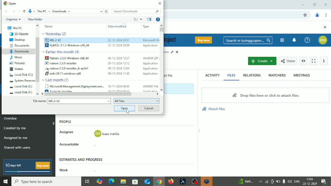 Image resolution: width=331 pixels, height=186 pixels. Describe the element at coordinates (183, 182) in the screenshot. I see `Pymol` at that location.